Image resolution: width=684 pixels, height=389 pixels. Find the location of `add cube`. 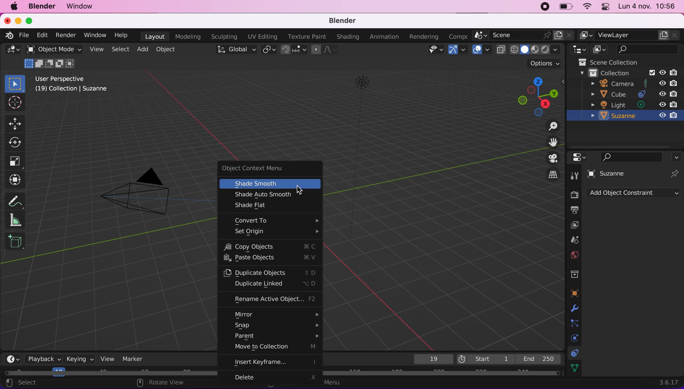

add cube is located at coordinates (16, 243).